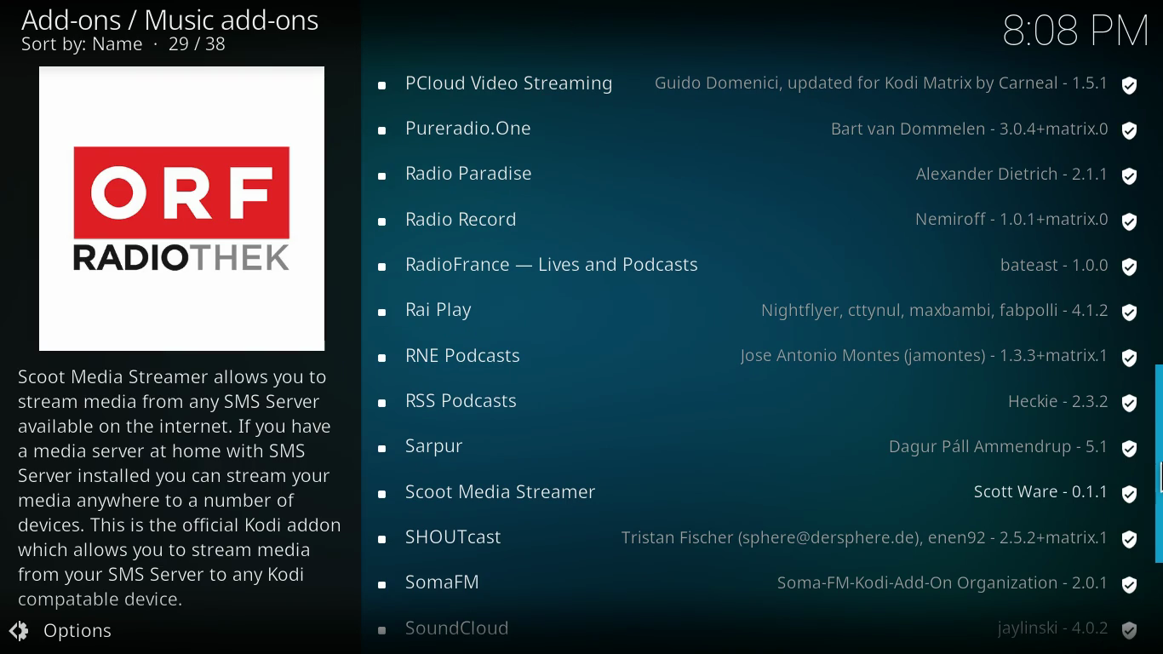 This screenshot has width=1163, height=654. I want to click on add-on, so click(463, 358).